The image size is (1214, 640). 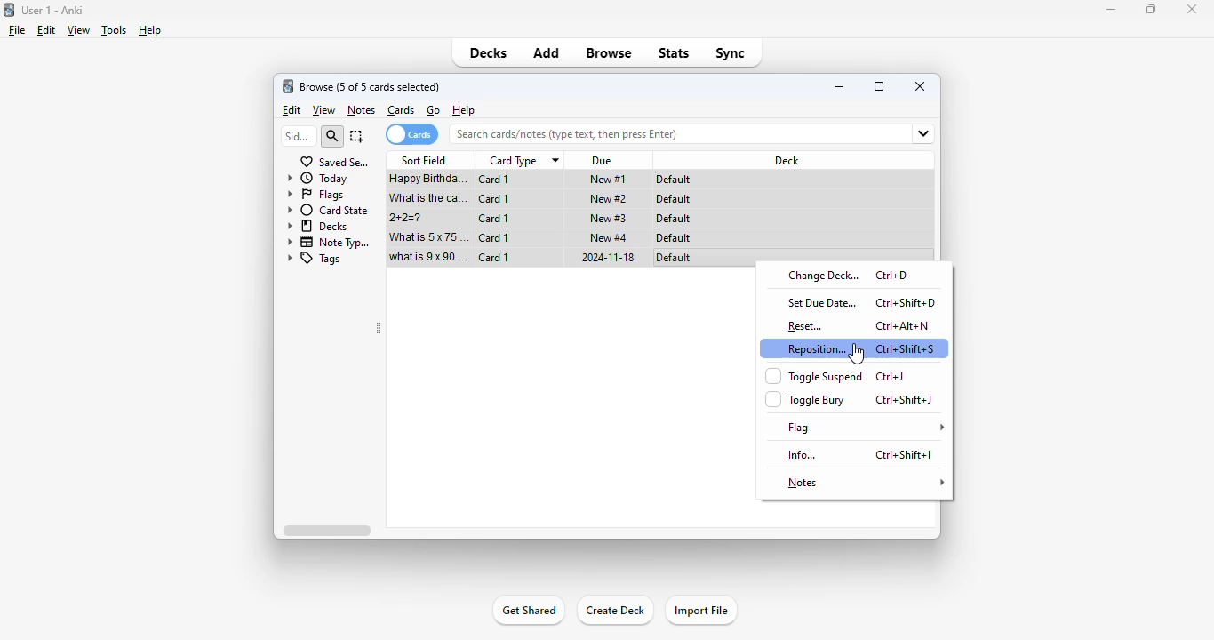 I want to click on card 1, so click(x=493, y=219).